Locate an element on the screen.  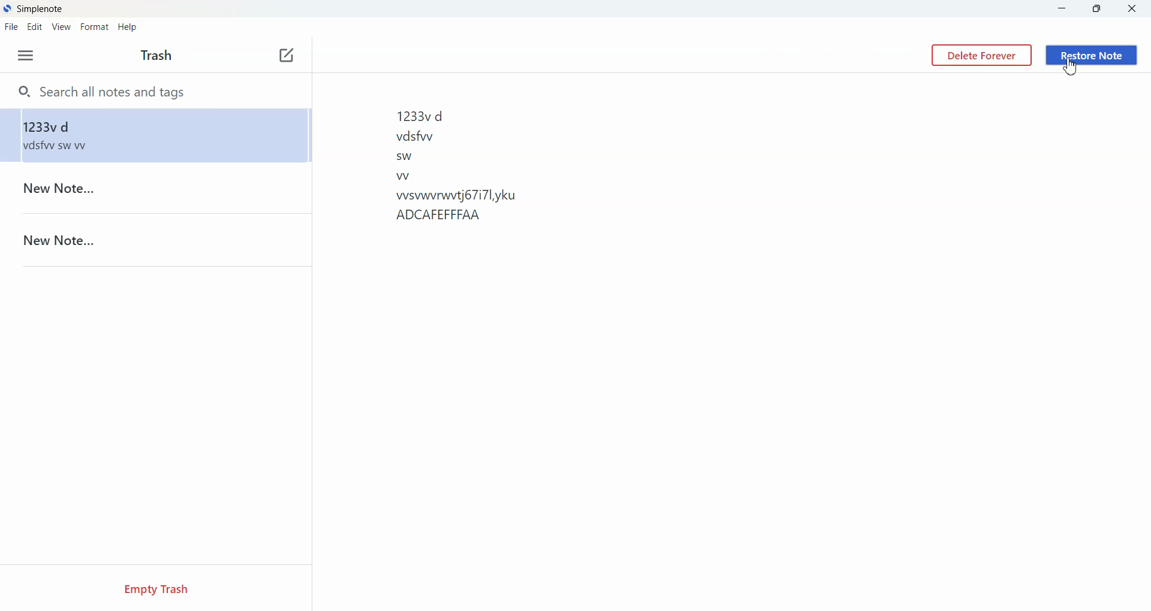
Edit  is located at coordinates (35, 26).